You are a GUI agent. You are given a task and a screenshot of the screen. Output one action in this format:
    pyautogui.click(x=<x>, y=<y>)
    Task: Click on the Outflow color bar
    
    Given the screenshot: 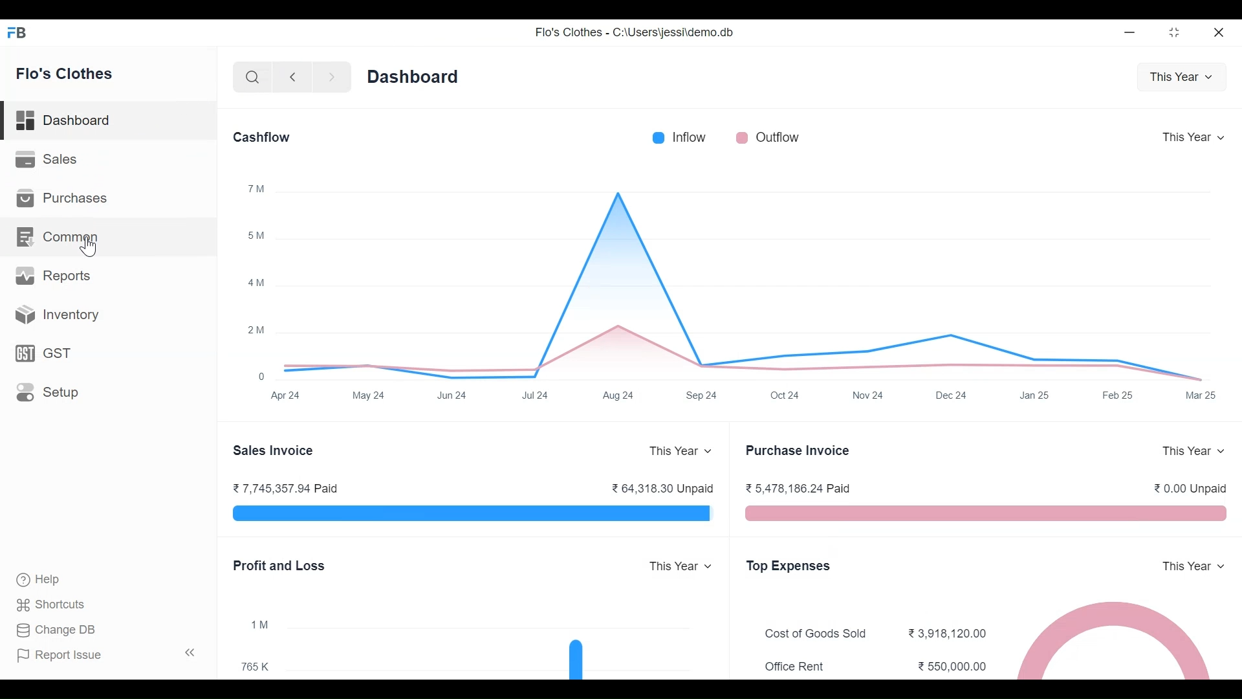 What is the action you would take?
    pyautogui.click(x=658, y=137)
    